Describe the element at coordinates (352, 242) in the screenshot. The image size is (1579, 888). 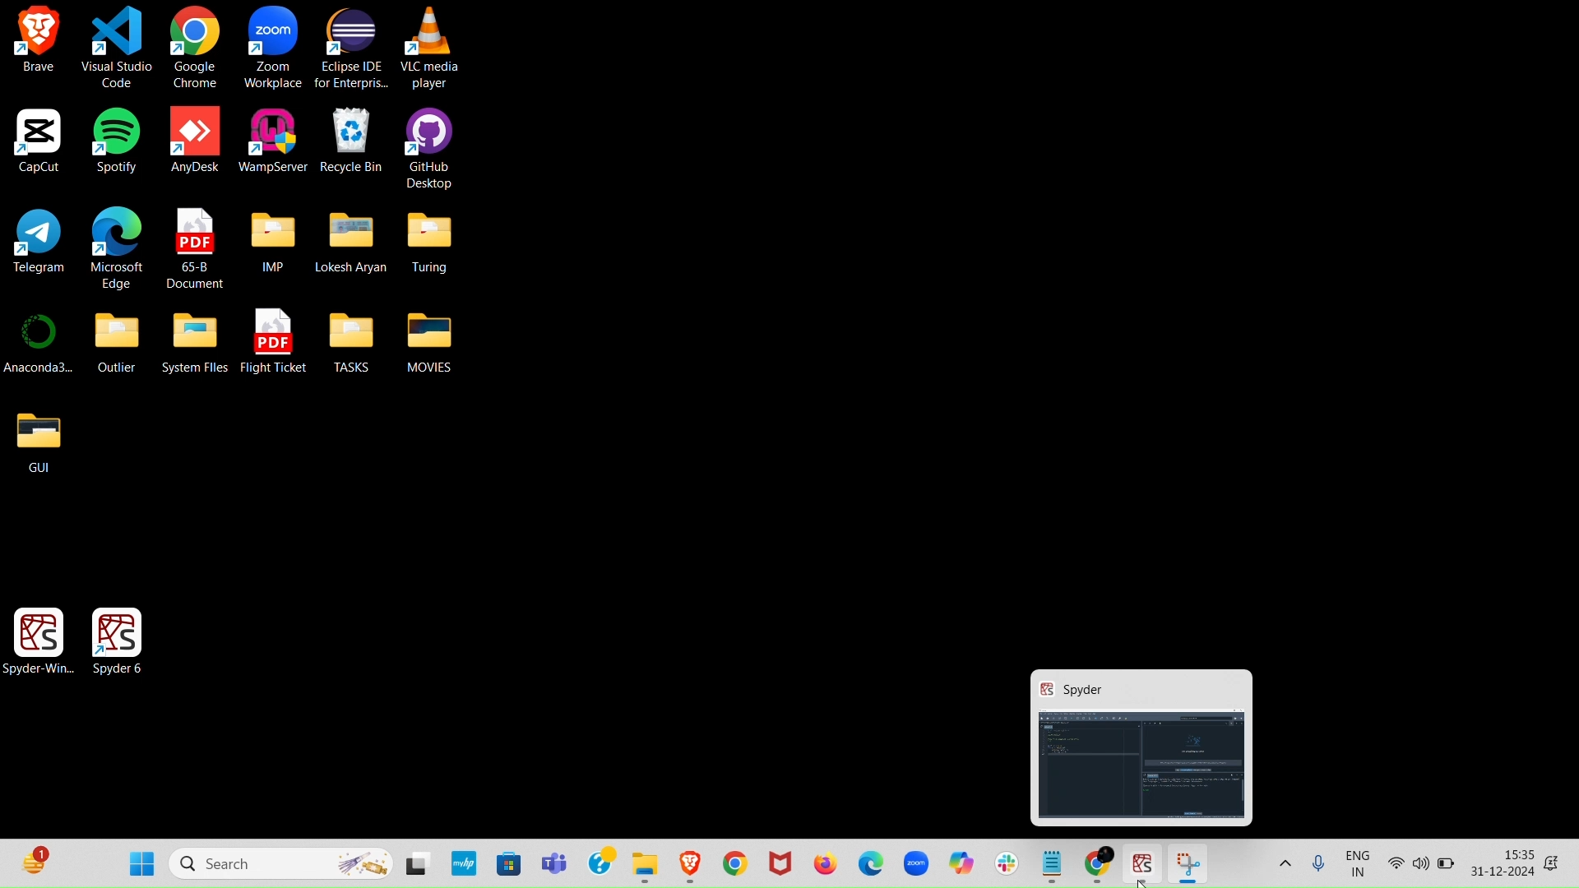
I see `Lokesh Aryan` at that location.